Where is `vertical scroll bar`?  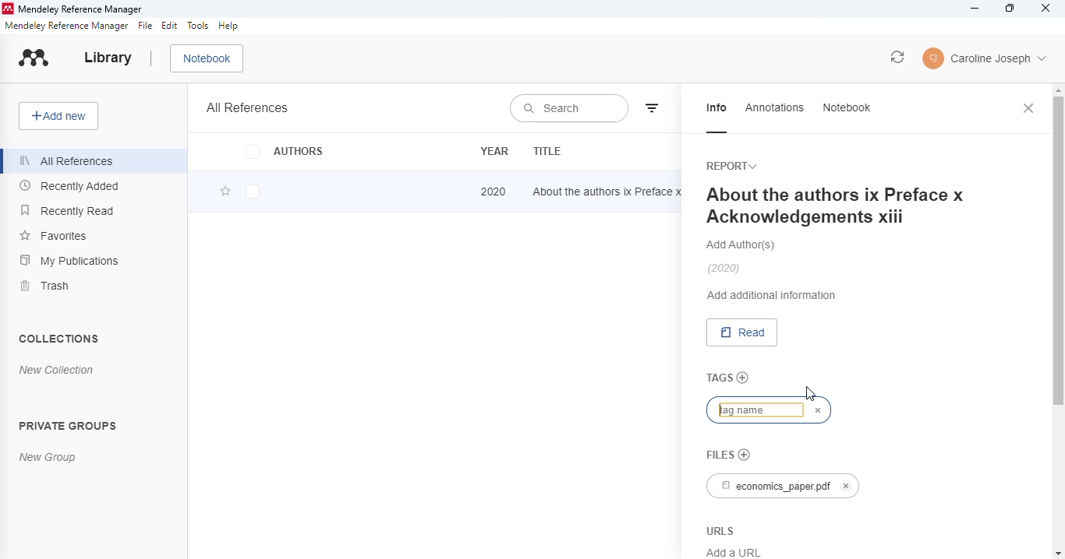
vertical scroll bar is located at coordinates (1057, 256).